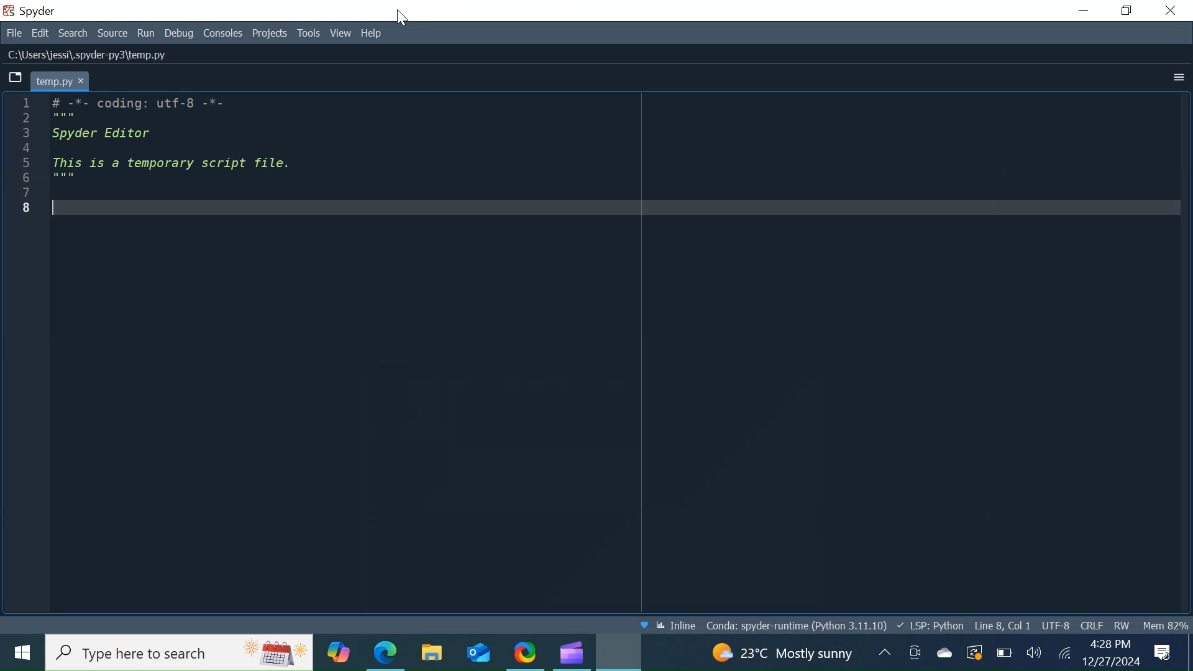 This screenshot has width=1193, height=671. Describe the element at coordinates (39, 34) in the screenshot. I see `Edit` at that location.